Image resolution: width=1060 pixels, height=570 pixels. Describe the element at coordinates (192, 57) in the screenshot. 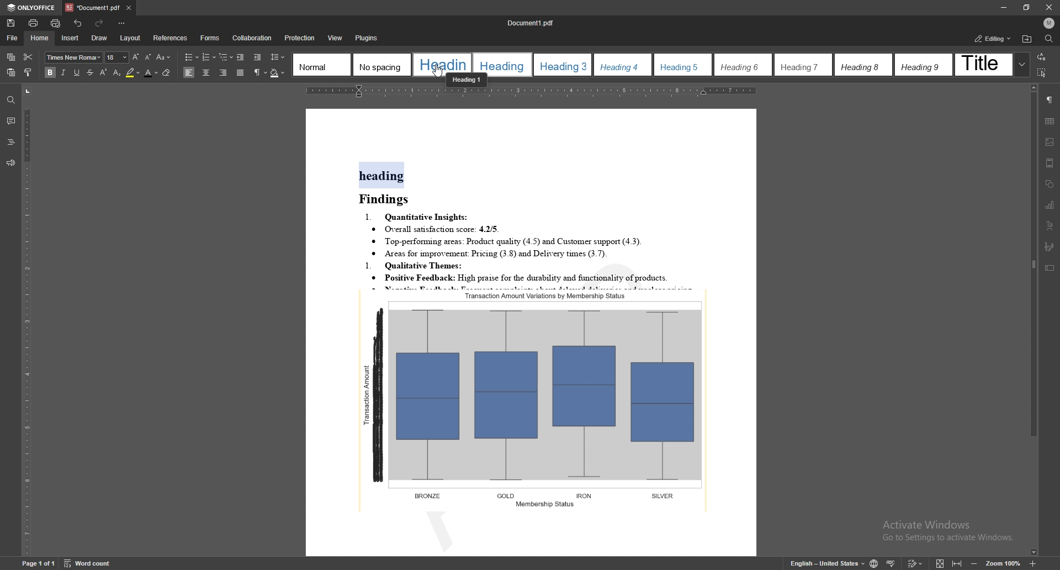

I see `bullets` at that location.